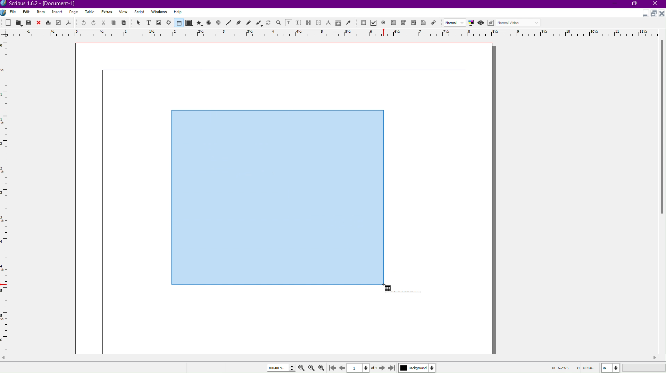 The width and height of the screenshot is (666, 373). I want to click on Page Number, so click(359, 368).